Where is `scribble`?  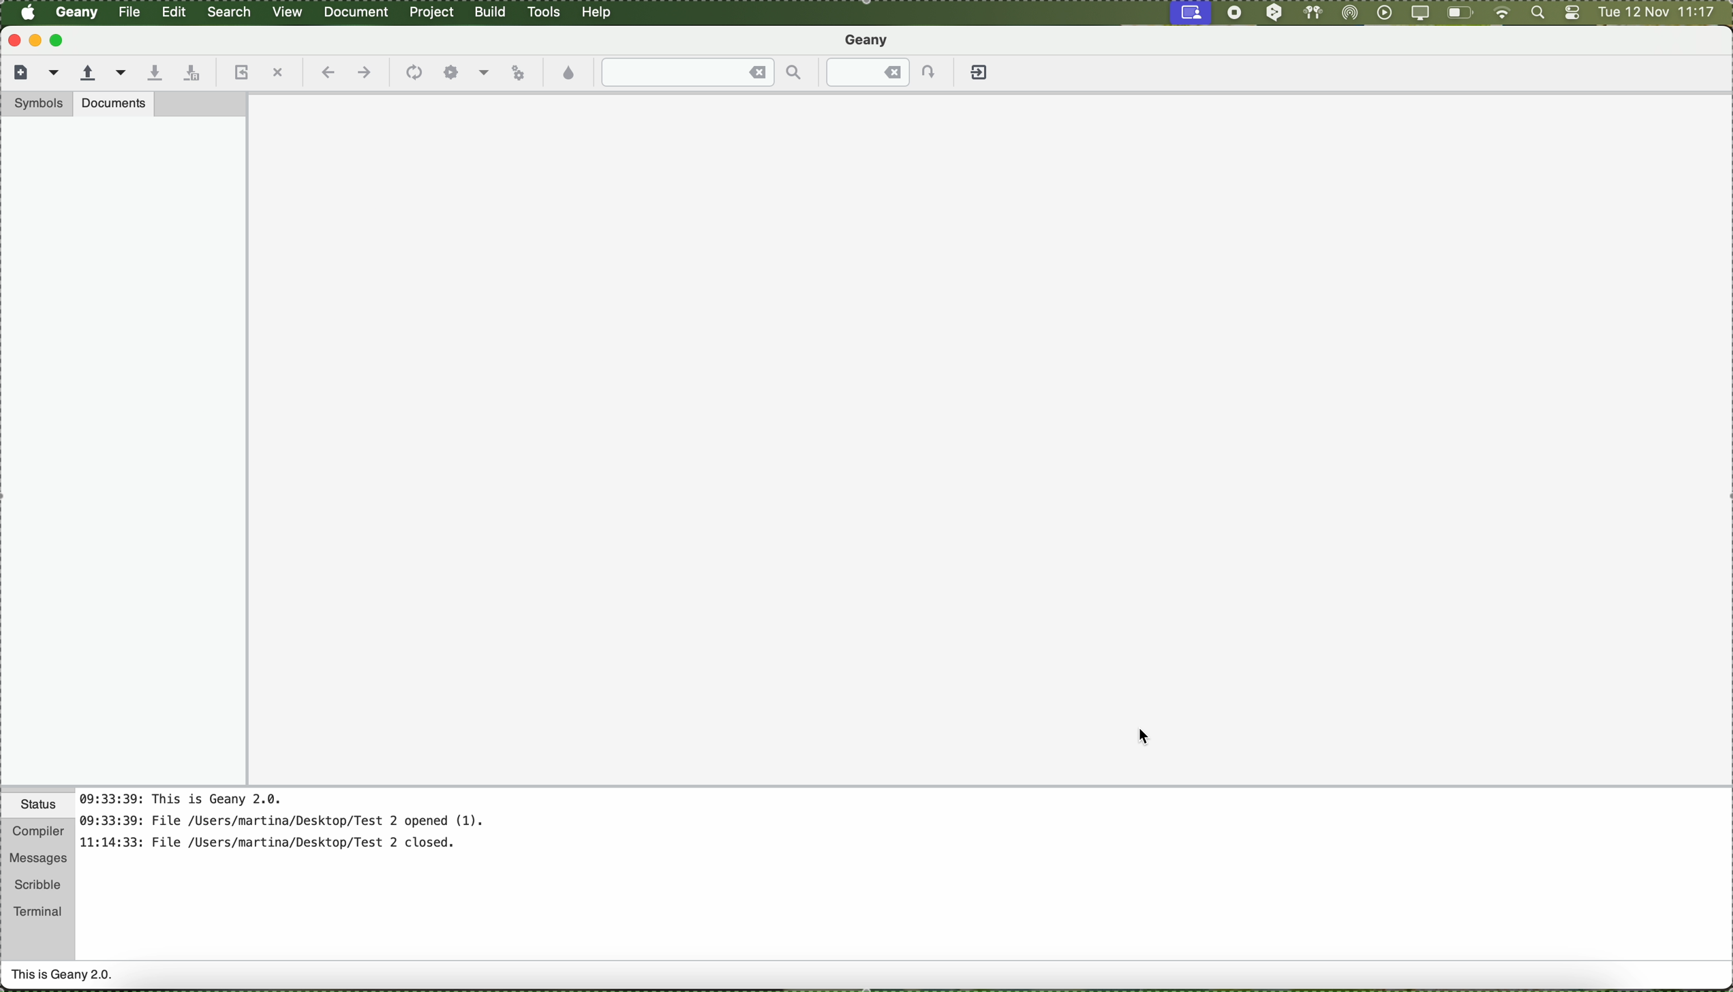 scribble is located at coordinates (38, 885).